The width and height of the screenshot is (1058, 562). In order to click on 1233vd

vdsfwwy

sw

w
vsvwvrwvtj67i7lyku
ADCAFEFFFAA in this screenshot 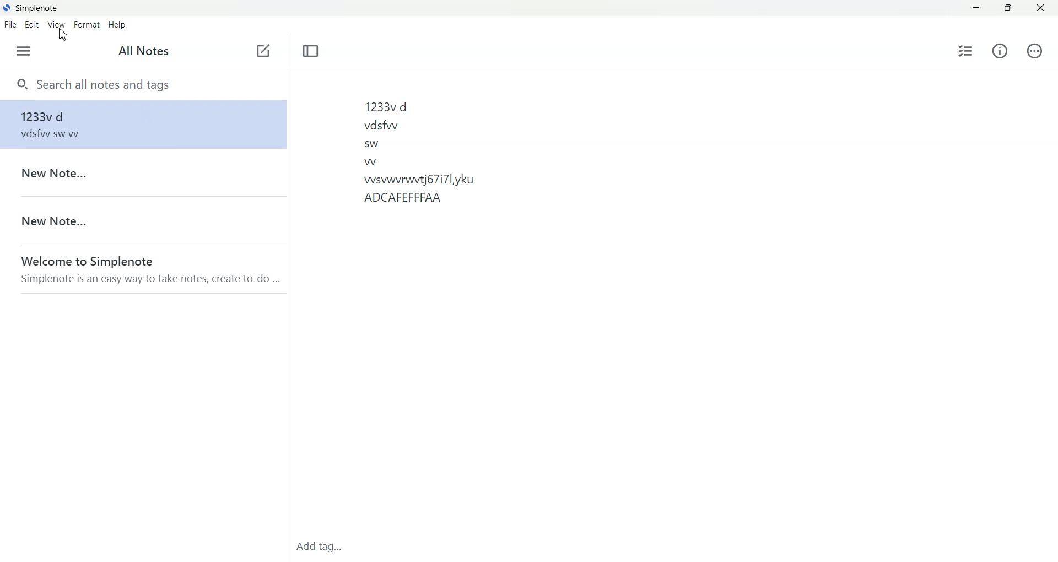, I will do `click(419, 150)`.